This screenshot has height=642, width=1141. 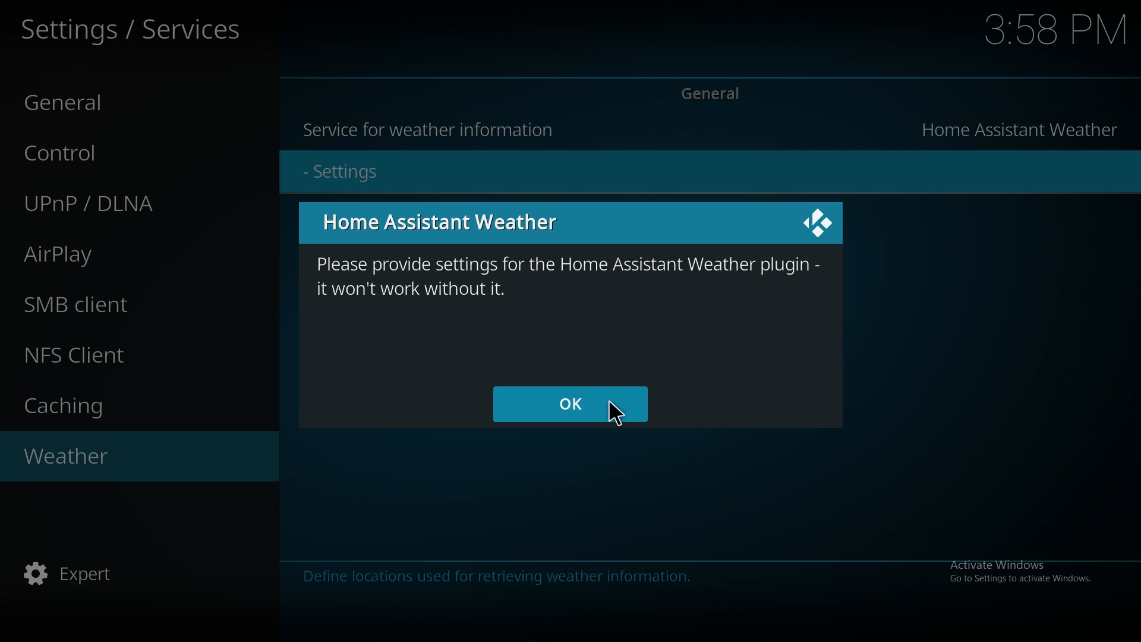 I want to click on please provide settings for the home assistant weather plugin, so click(x=571, y=279).